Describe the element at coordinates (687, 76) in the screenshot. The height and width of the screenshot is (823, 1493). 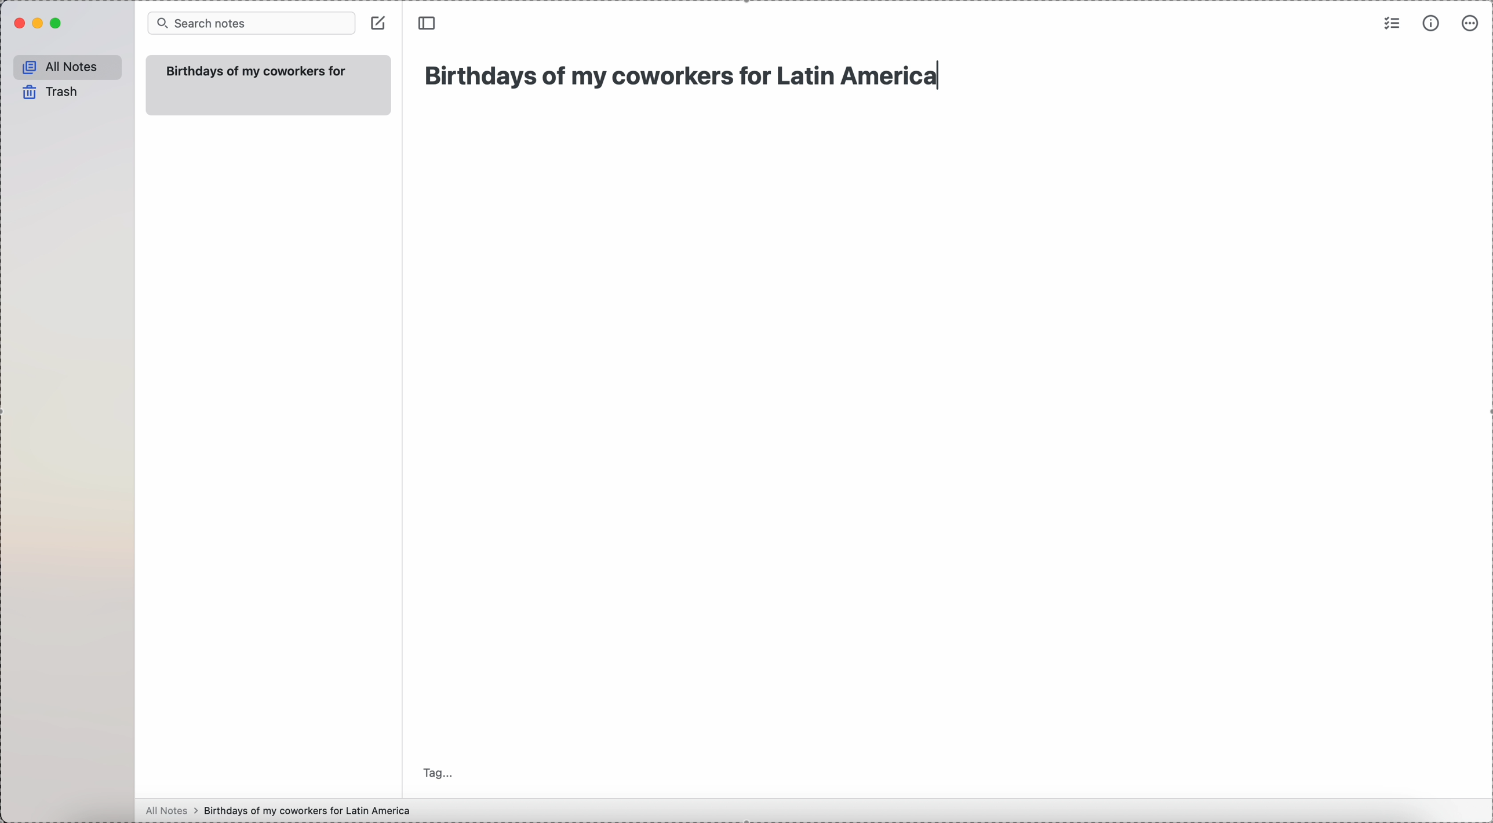
I see `Birthdays of my coworkers for Latin America` at that location.